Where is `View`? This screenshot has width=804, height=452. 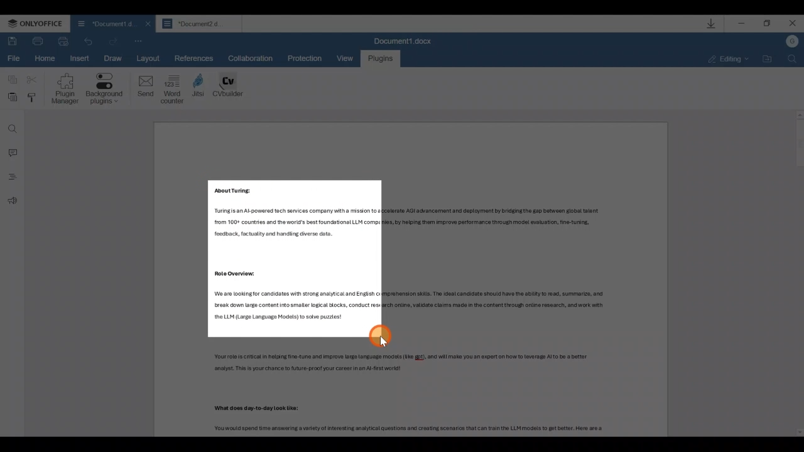 View is located at coordinates (348, 56).